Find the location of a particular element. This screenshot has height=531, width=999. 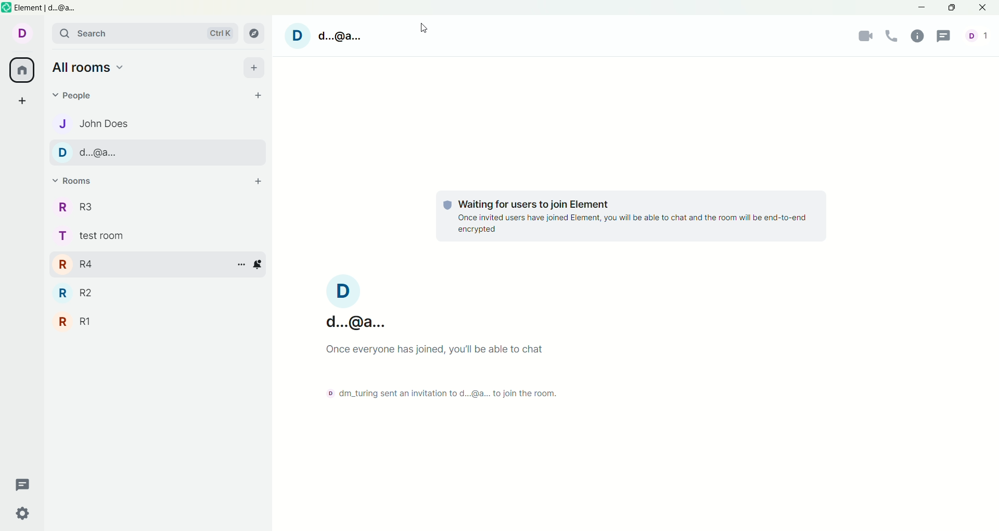

minimize is located at coordinates (919, 7).